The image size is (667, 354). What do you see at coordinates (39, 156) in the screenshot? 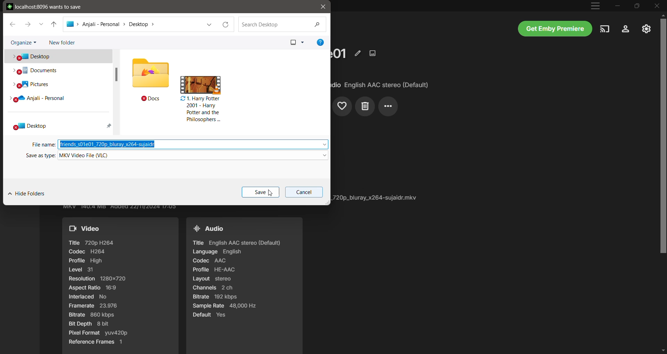
I see `Save as Type` at bounding box center [39, 156].